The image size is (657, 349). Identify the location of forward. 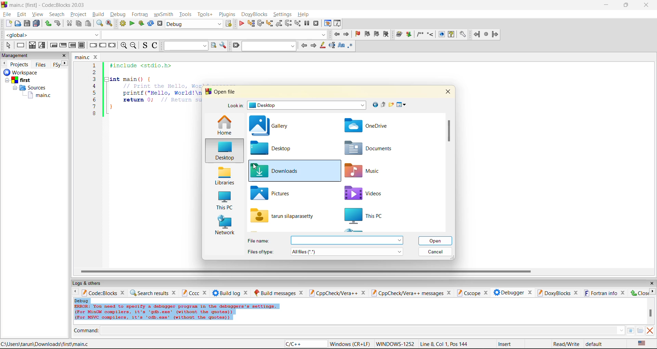
(495, 34).